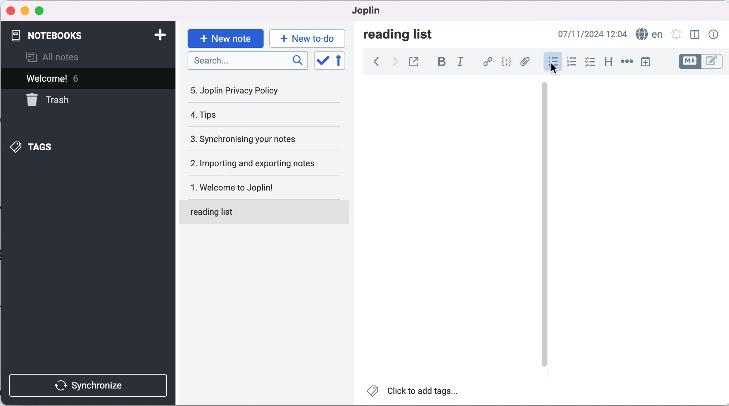 Image resolution: width=729 pixels, height=406 pixels. Describe the element at coordinates (715, 34) in the screenshot. I see `note properties` at that location.